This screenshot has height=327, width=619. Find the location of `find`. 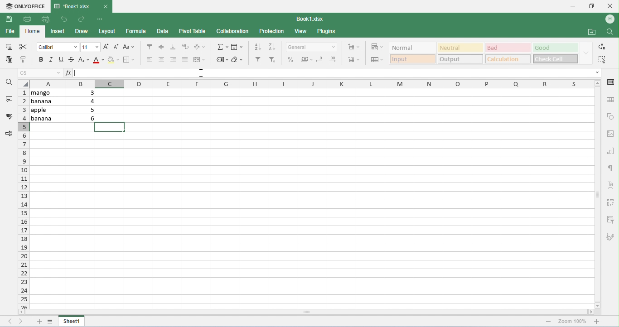

find is located at coordinates (609, 31).